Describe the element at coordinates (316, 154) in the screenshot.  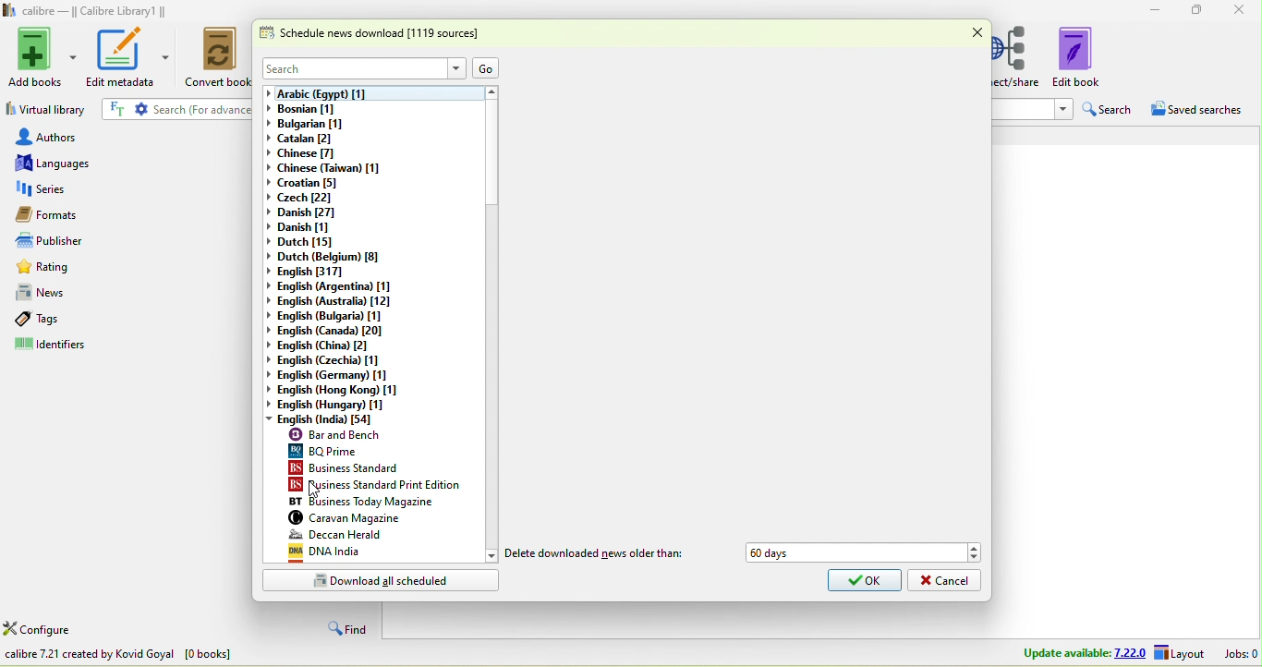
I see `chinese [7]` at that location.